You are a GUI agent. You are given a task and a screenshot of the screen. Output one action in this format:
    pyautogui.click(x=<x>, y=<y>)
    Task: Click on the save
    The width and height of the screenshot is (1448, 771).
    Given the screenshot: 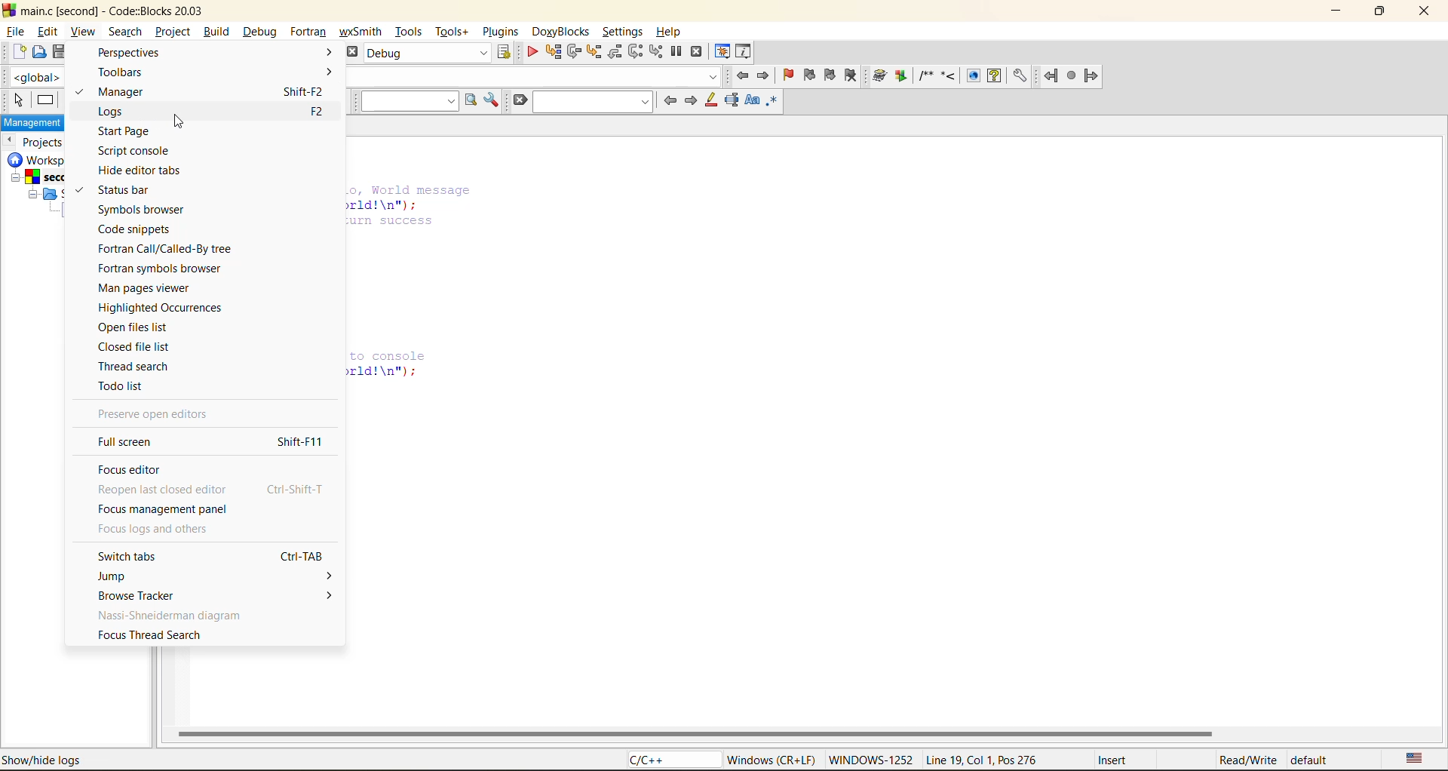 What is the action you would take?
    pyautogui.click(x=57, y=51)
    